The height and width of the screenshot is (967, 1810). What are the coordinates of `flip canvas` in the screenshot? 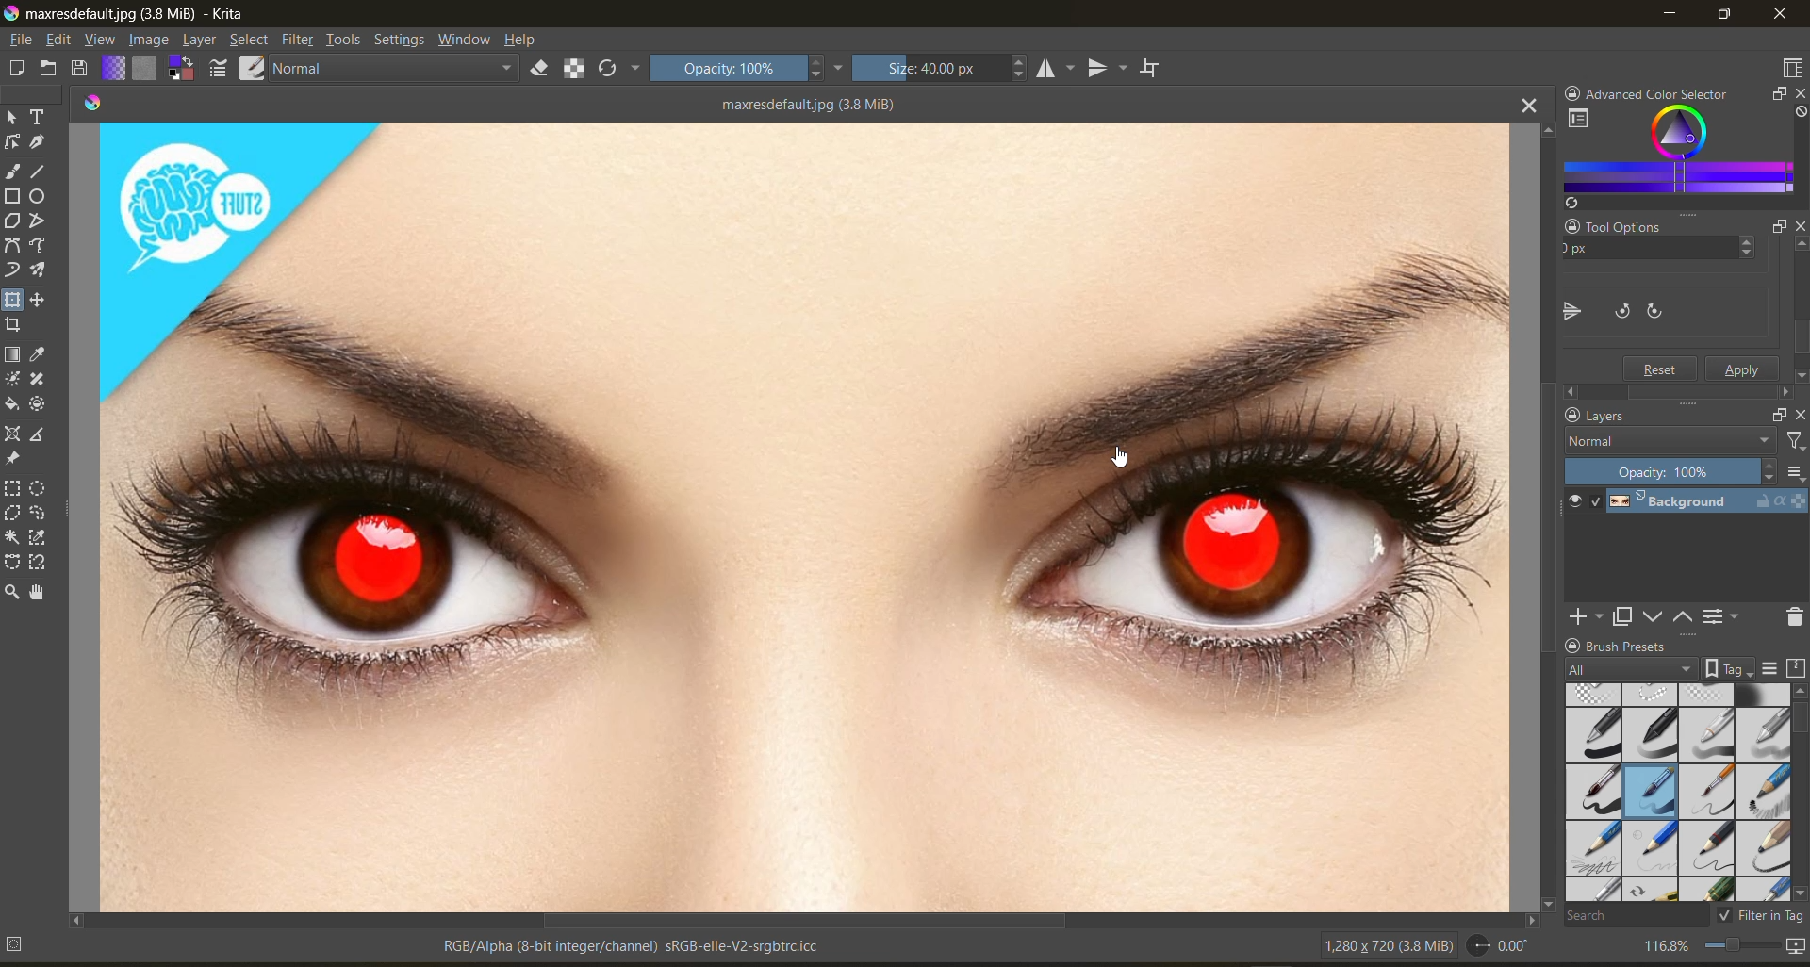 It's located at (1570, 312).